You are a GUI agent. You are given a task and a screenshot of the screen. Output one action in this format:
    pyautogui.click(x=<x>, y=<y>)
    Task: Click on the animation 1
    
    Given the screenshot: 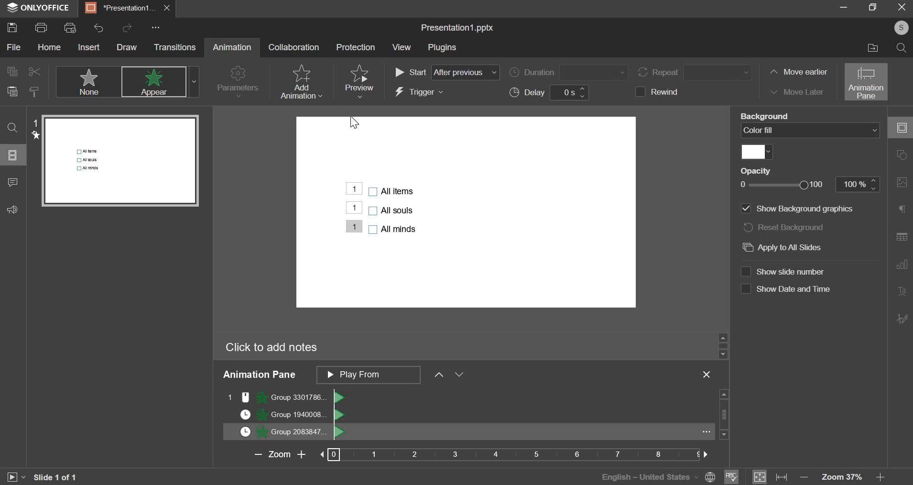 What is the action you would take?
    pyautogui.click(x=285, y=397)
    